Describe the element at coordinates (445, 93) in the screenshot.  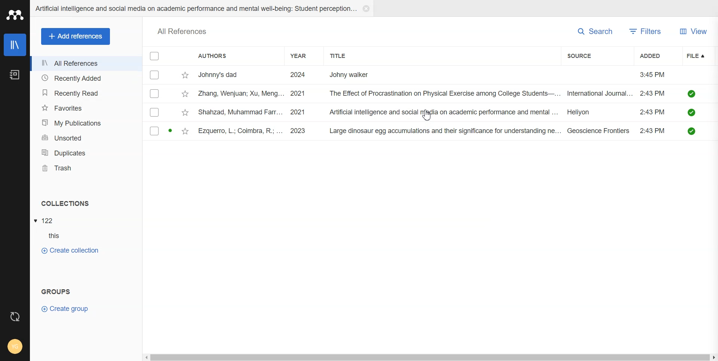
I see `the effect of procrastination on physical exercise among college students-...` at that location.